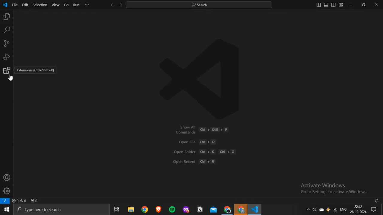 The image size is (383, 215). I want to click on more options, so click(87, 4).